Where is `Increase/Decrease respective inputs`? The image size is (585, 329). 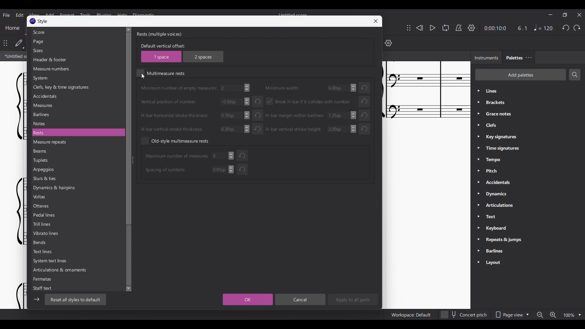
Increase/Decrease respective inputs is located at coordinates (231, 163).